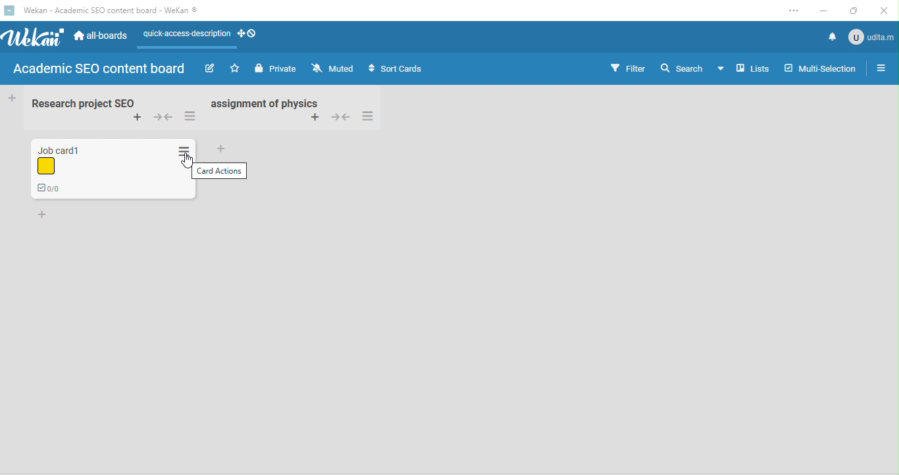 The image size is (899, 475). I want to click on card actions, so click(222, 170).